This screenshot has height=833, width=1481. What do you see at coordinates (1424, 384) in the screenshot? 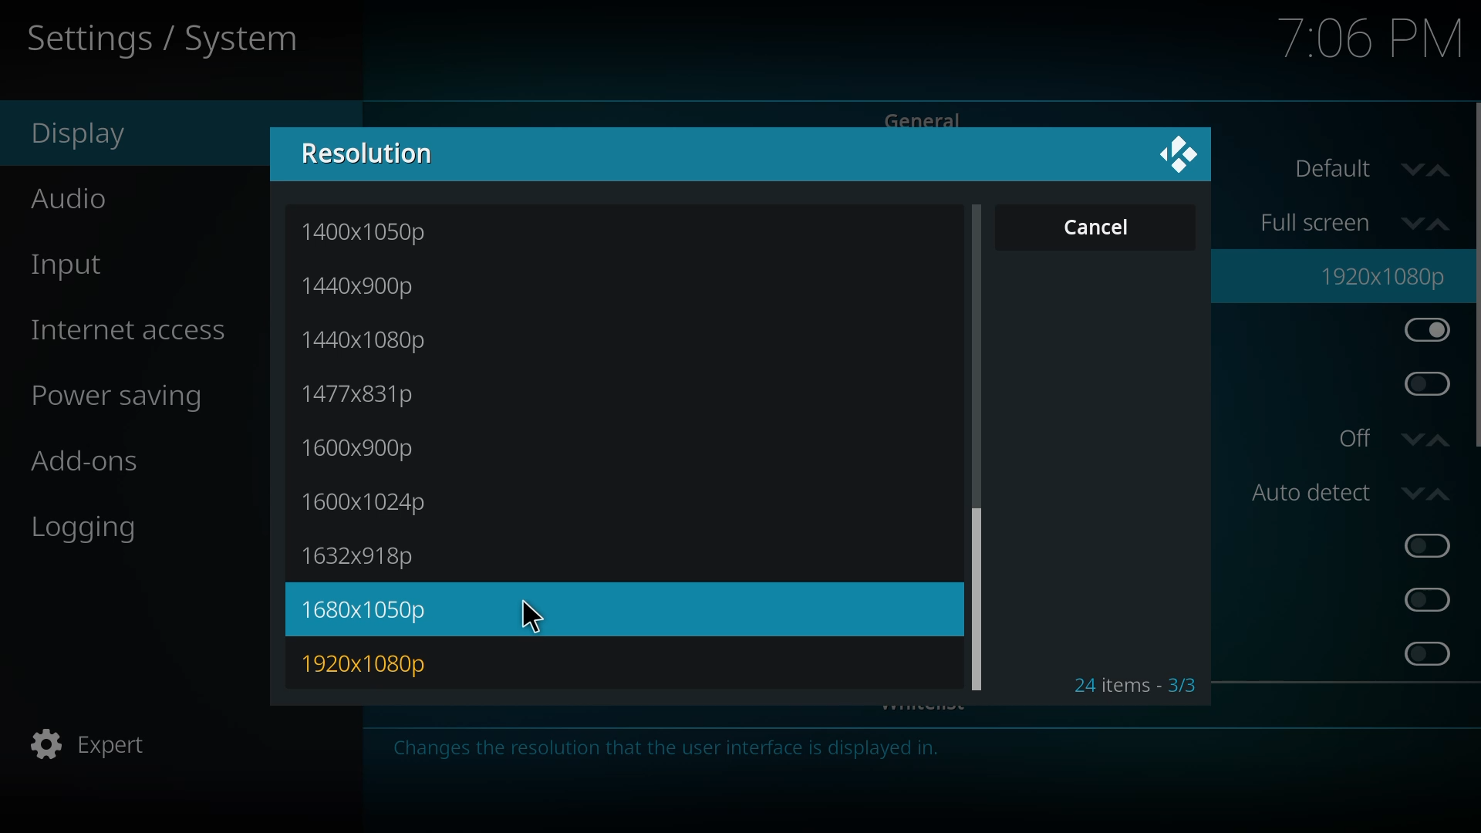
I see `enable` at bounding box center [1424, 384].